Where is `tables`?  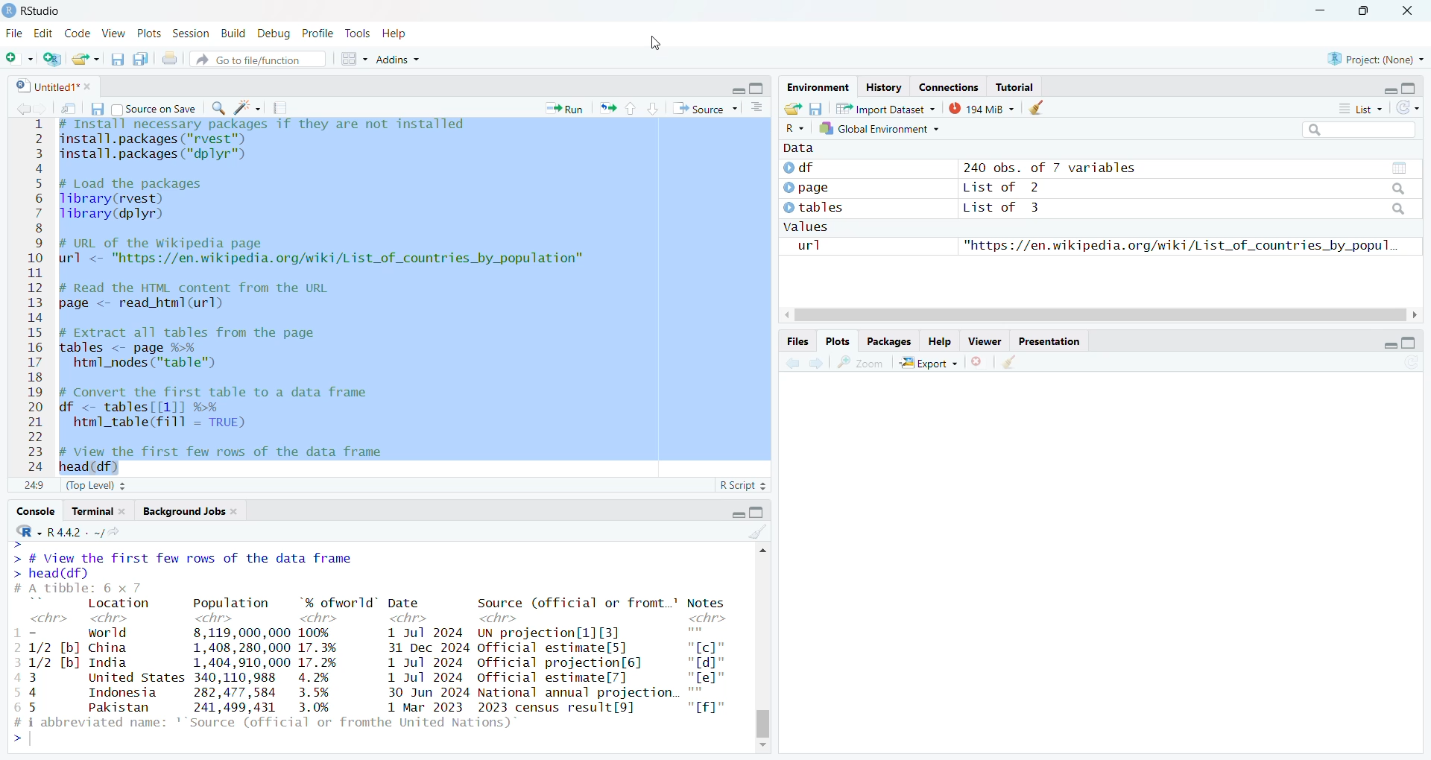
tables is located at coordinates (1399, 168).